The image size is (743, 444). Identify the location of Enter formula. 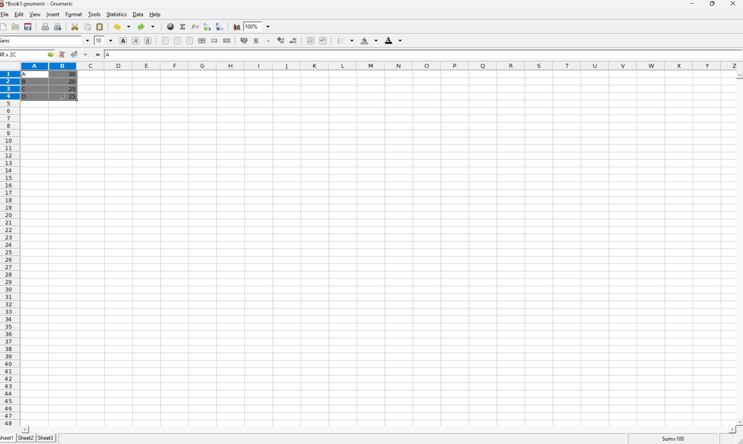
(98, 54).